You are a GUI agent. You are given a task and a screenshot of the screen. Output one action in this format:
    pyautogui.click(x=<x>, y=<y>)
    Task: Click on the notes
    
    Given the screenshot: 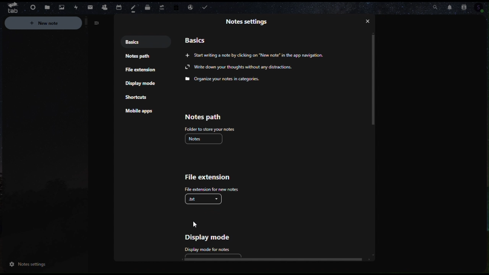 What is the action you would take?
    pyautogui.click(x=206, y=139)
    